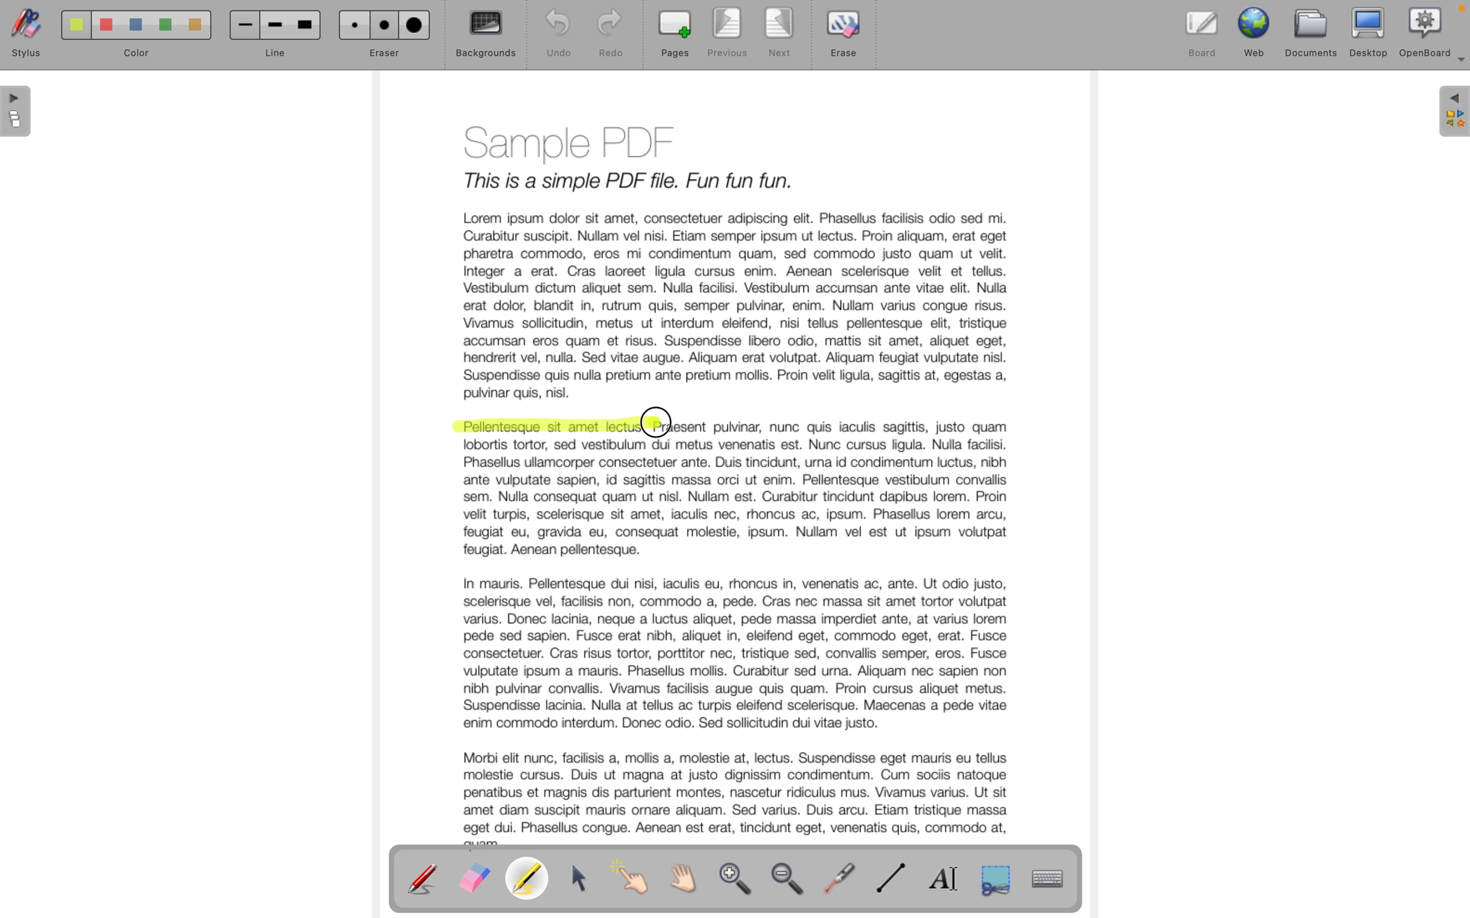  Describe the element at coordinates (895, 879) in the screenshot. I see `draw line` at that location.